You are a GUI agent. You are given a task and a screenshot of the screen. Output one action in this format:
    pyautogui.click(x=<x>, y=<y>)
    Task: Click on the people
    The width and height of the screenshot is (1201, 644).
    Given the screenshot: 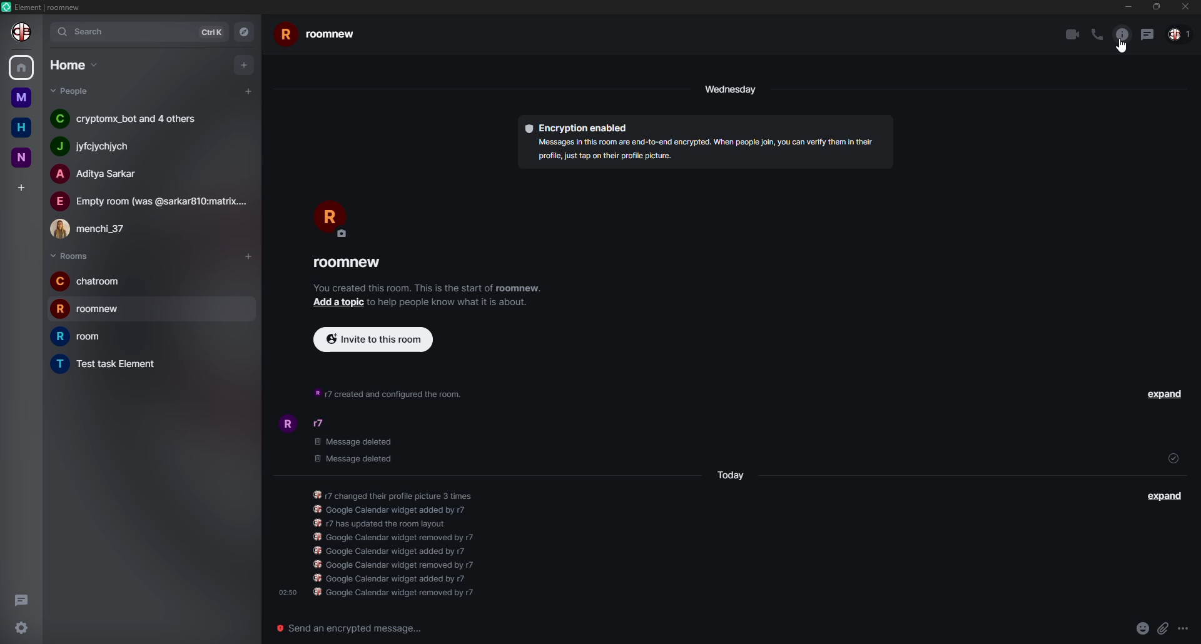 What is the action you would take?
    pyautogui.click(x=323, y=424)
    